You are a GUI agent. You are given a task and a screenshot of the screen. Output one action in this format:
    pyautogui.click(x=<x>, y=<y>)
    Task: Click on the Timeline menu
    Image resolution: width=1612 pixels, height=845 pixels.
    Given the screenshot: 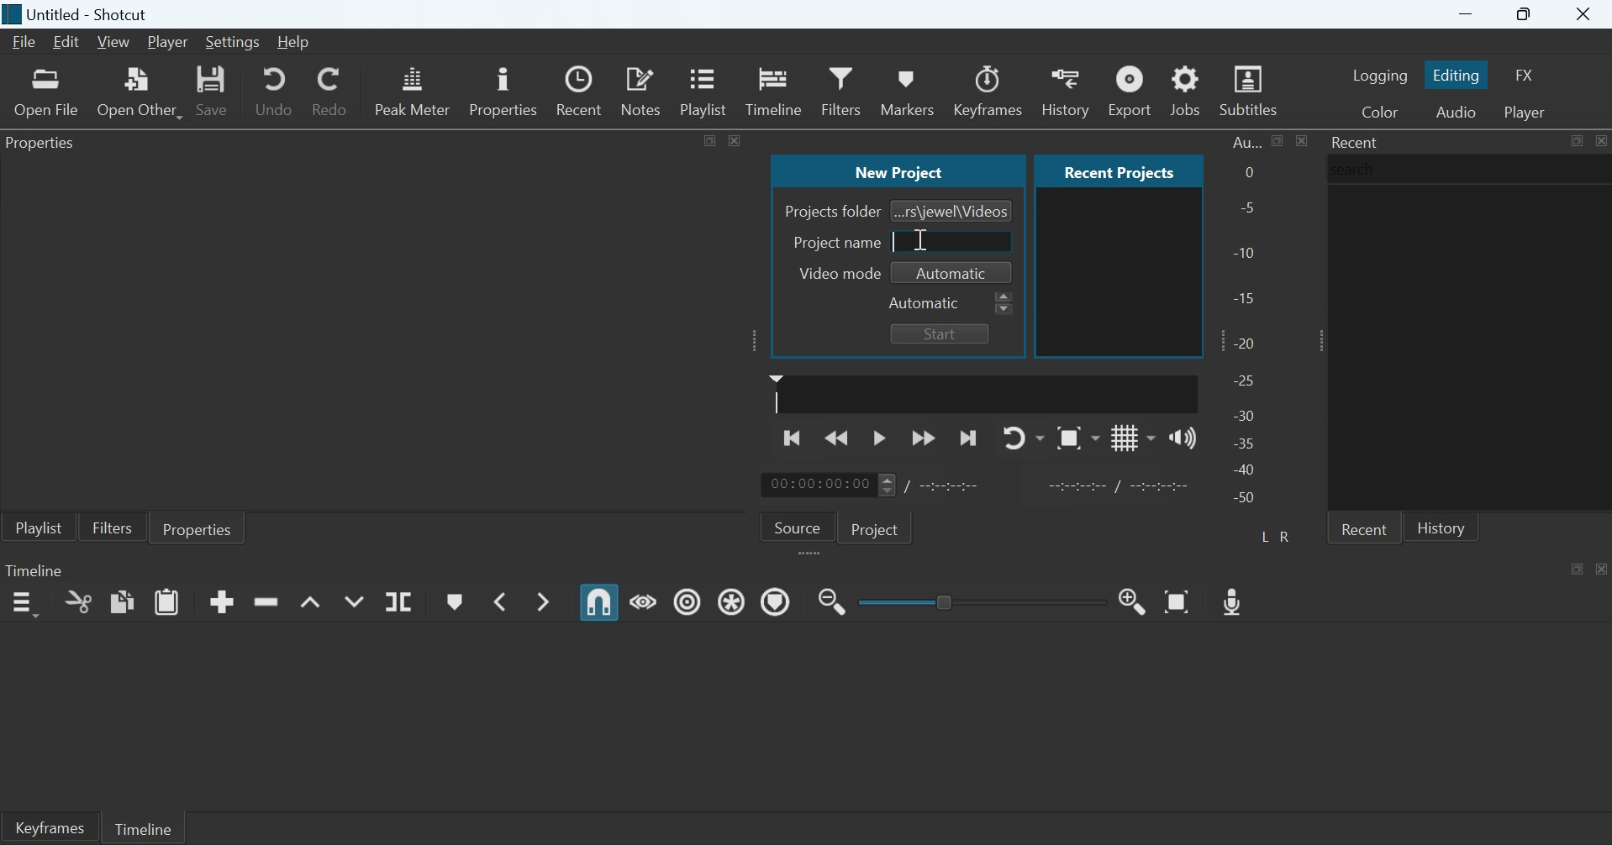 What is the action you would take?
    pyautogui.click(x=24, y=604)
    